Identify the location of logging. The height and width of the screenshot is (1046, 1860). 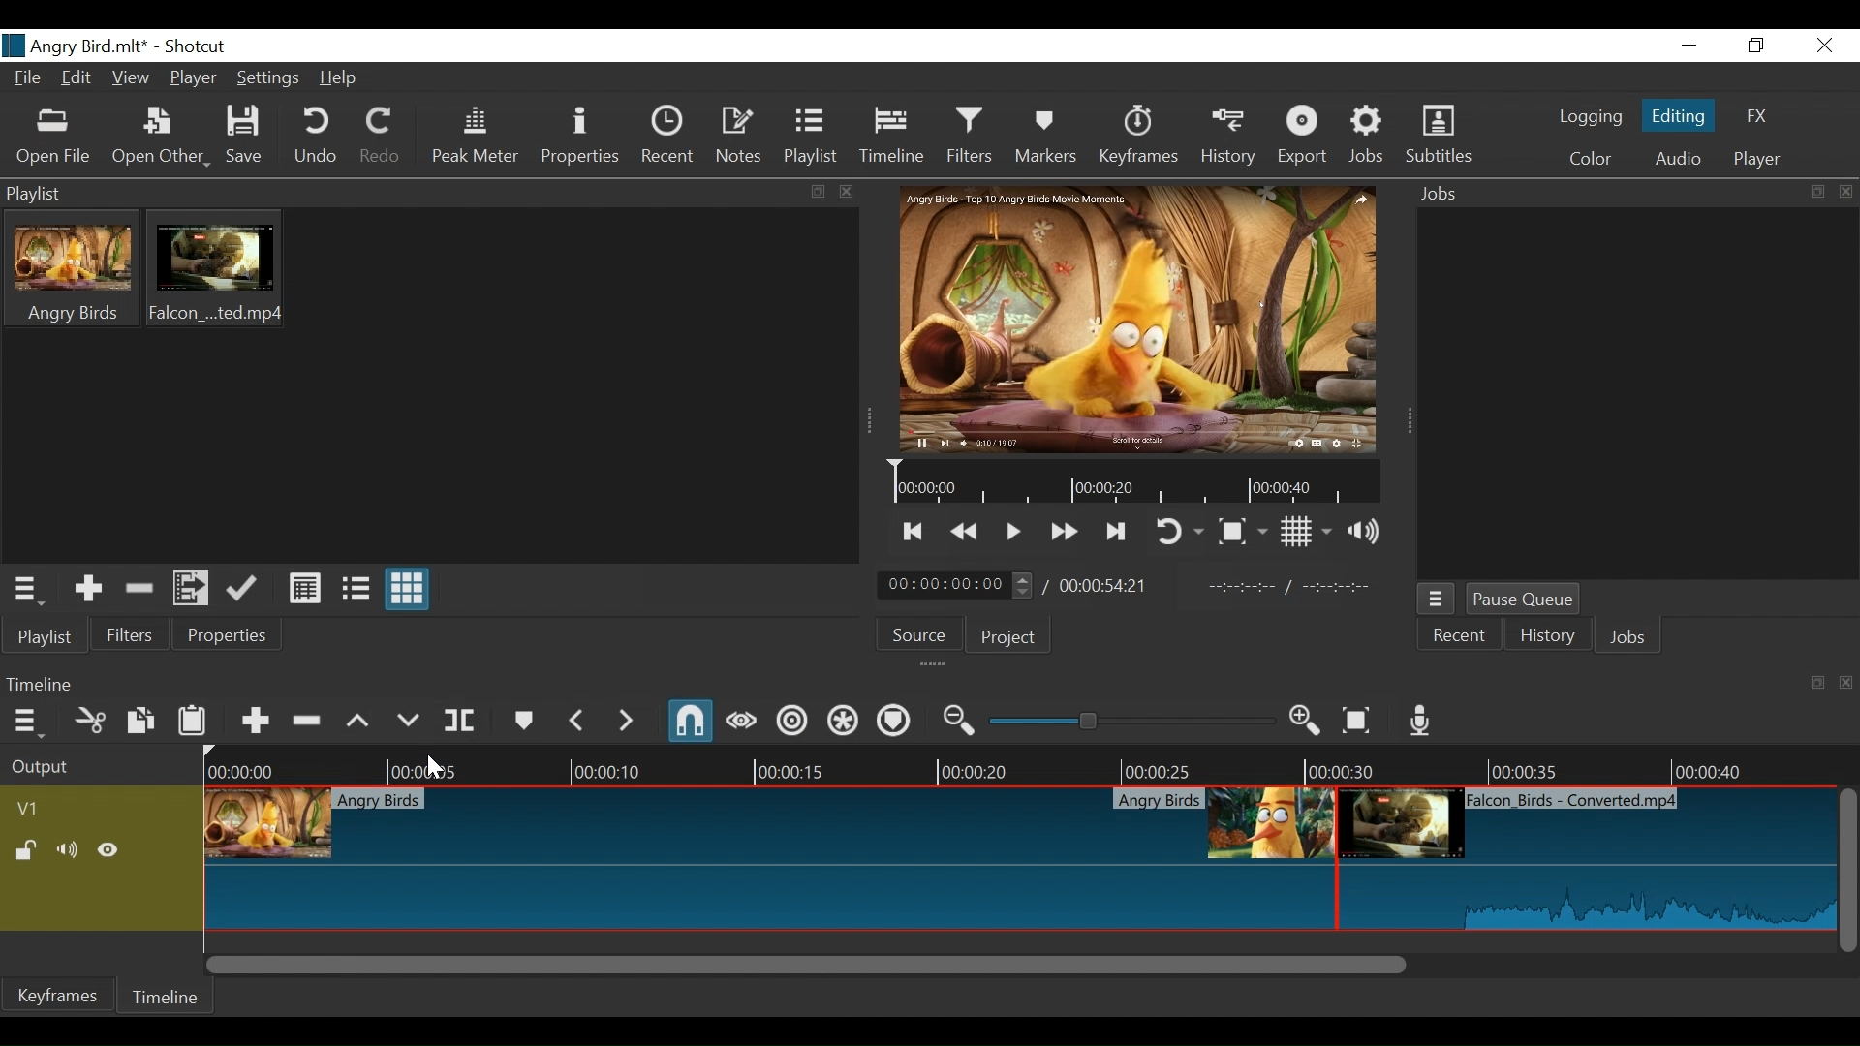
(1590, 116).